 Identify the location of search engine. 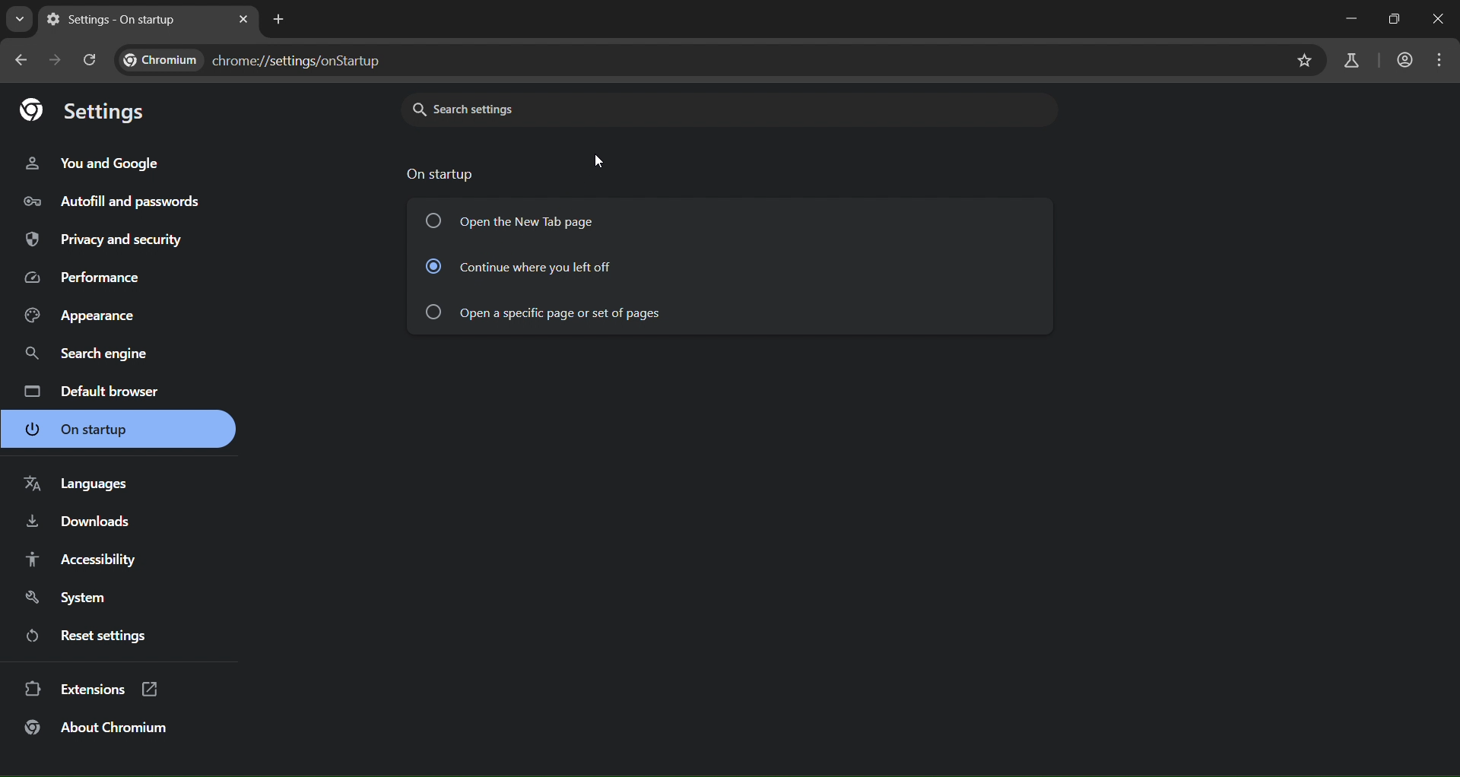
(81, 354).